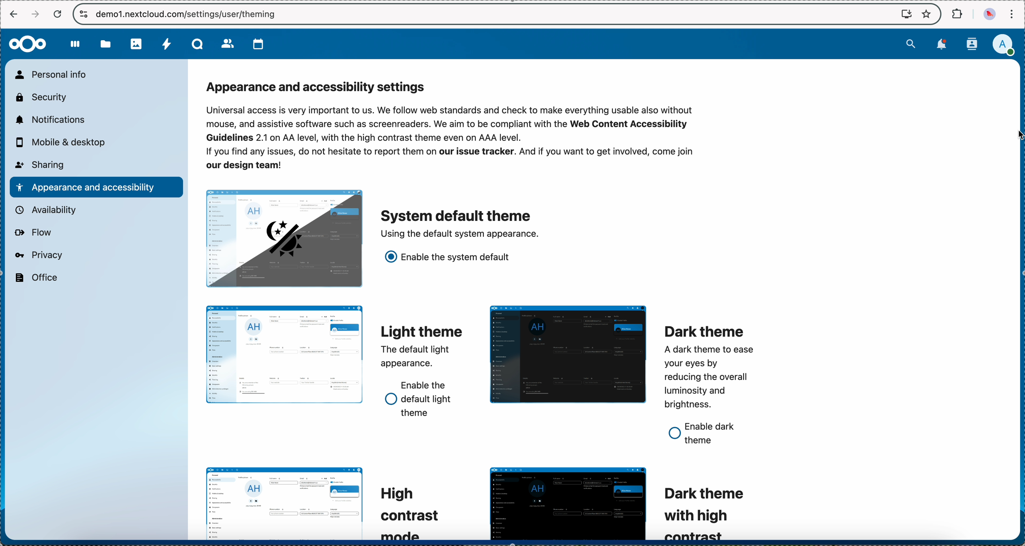 The image size is (1025, 546). Describe the element at coordinates (226, 44) in the screenshot. I see `contacts` at that location.